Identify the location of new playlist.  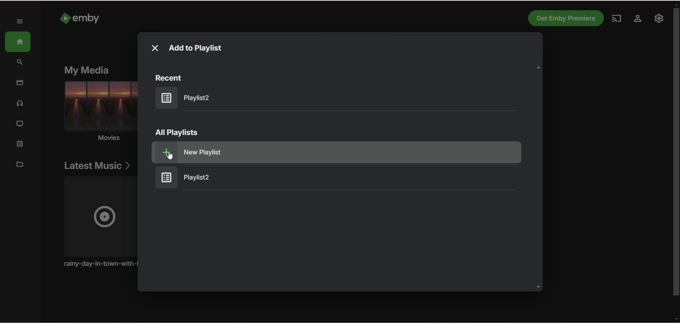
(350, 152).